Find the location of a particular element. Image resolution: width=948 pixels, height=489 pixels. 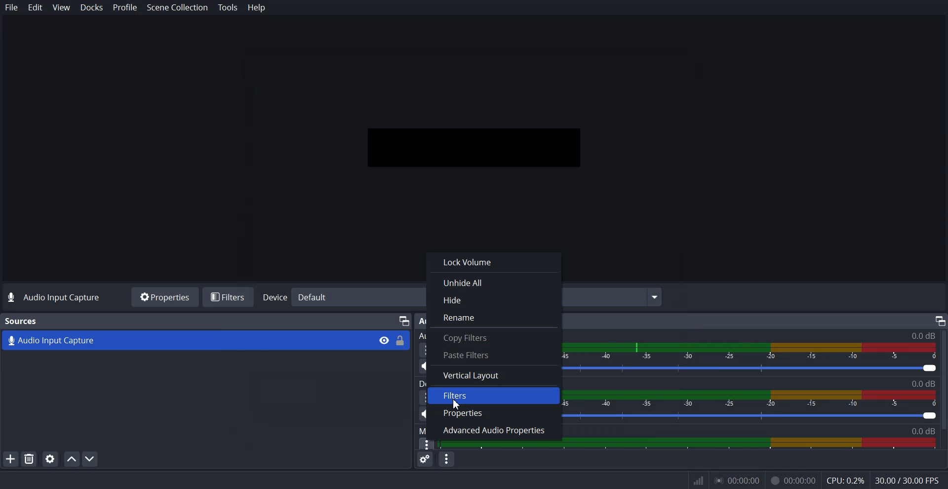

Volume Indicator is located at coordinates (756, 403).